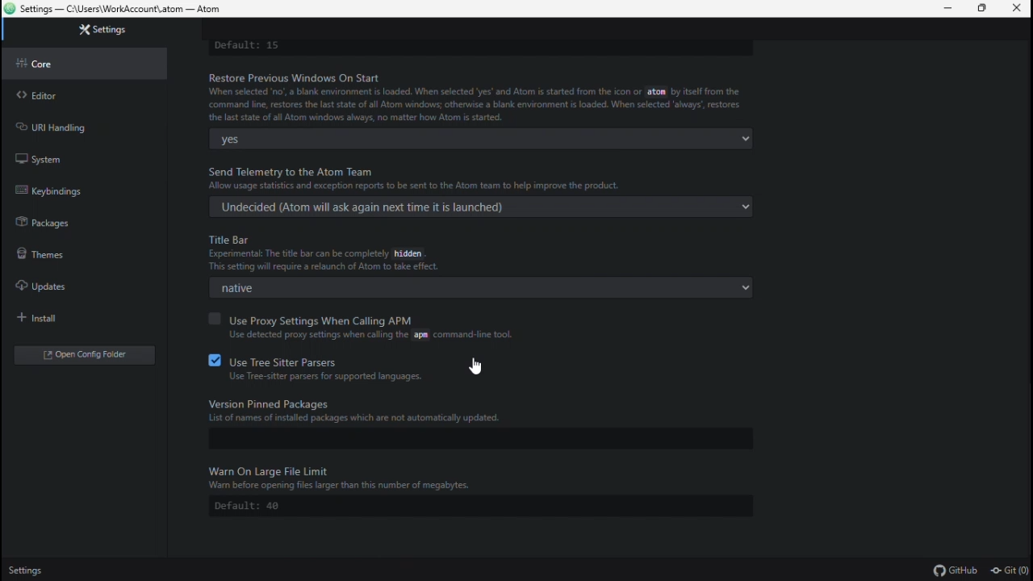  I want to click on themes, so click(67, 255).